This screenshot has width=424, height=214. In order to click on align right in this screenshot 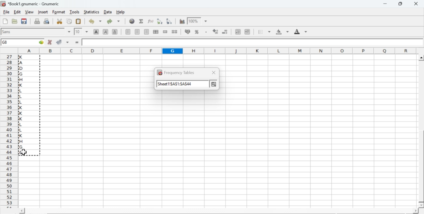, I will do `click(146, 32)`.